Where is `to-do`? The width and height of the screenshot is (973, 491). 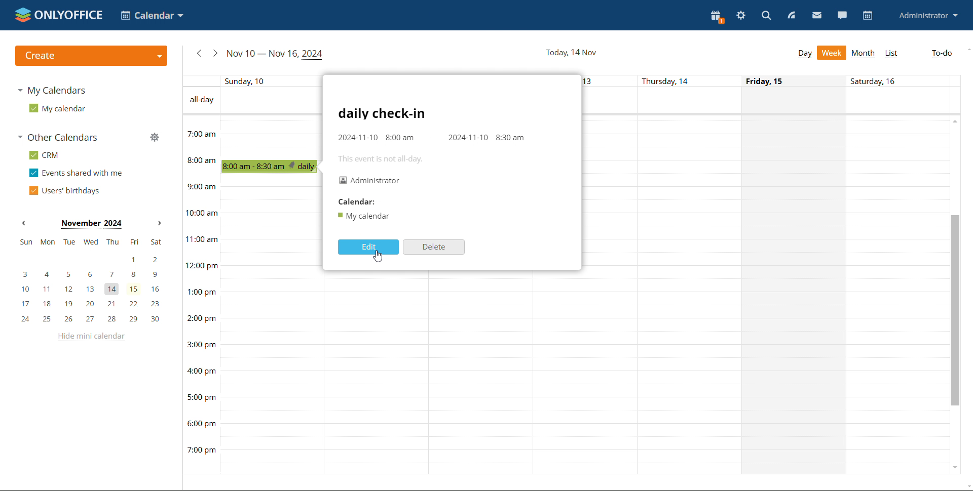
to-do is located at coordinates (941, 54).